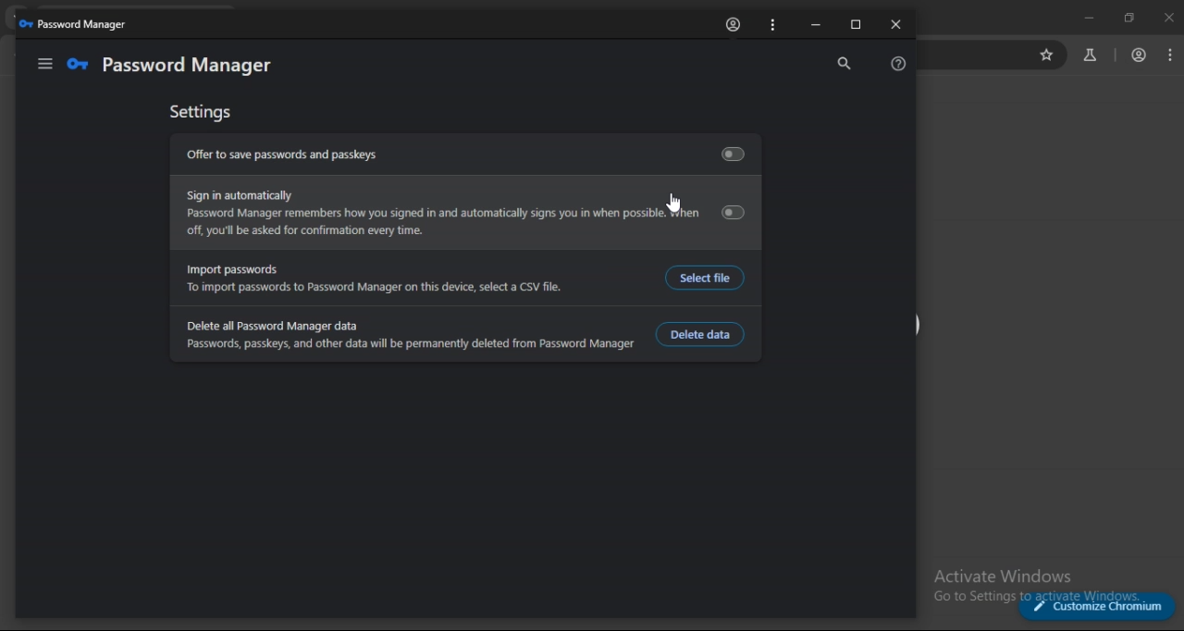 The image size is (1184, 631). Describe the element at coordinates (1046, 57) in the screenshot. I see `bookmark page` at that location.